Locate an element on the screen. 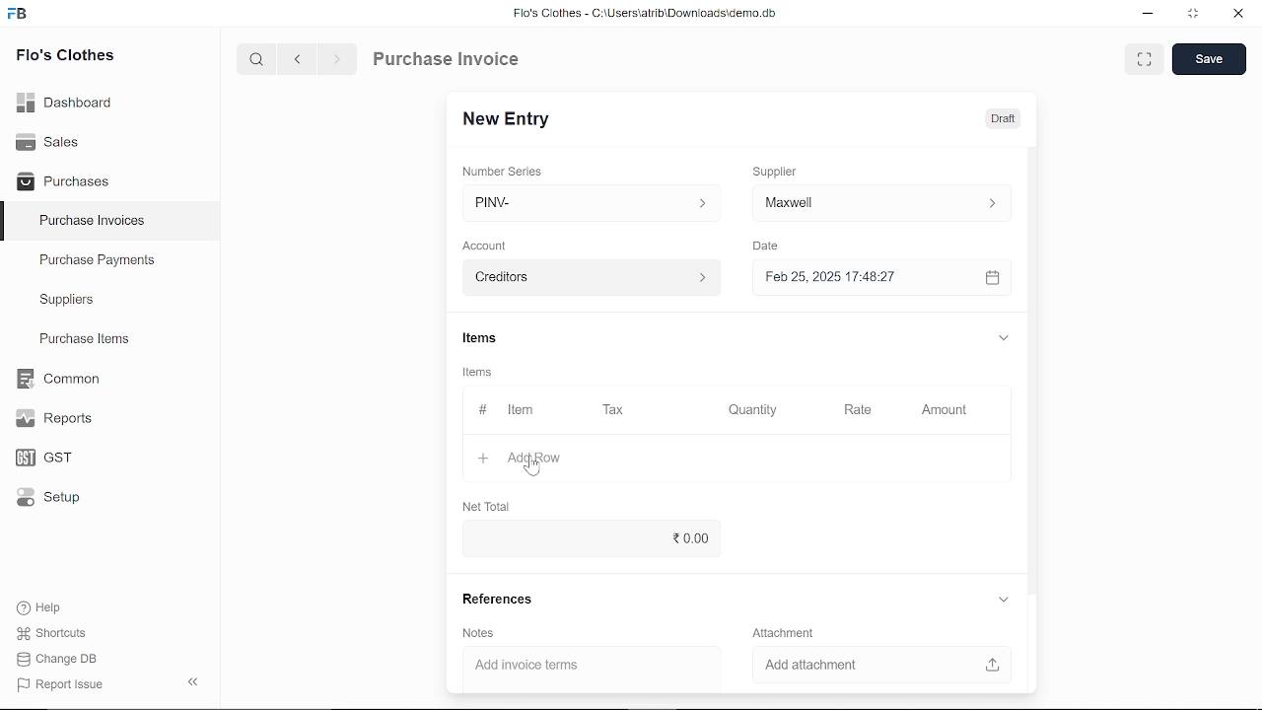  Draft is located at coordinates (1003, 119).